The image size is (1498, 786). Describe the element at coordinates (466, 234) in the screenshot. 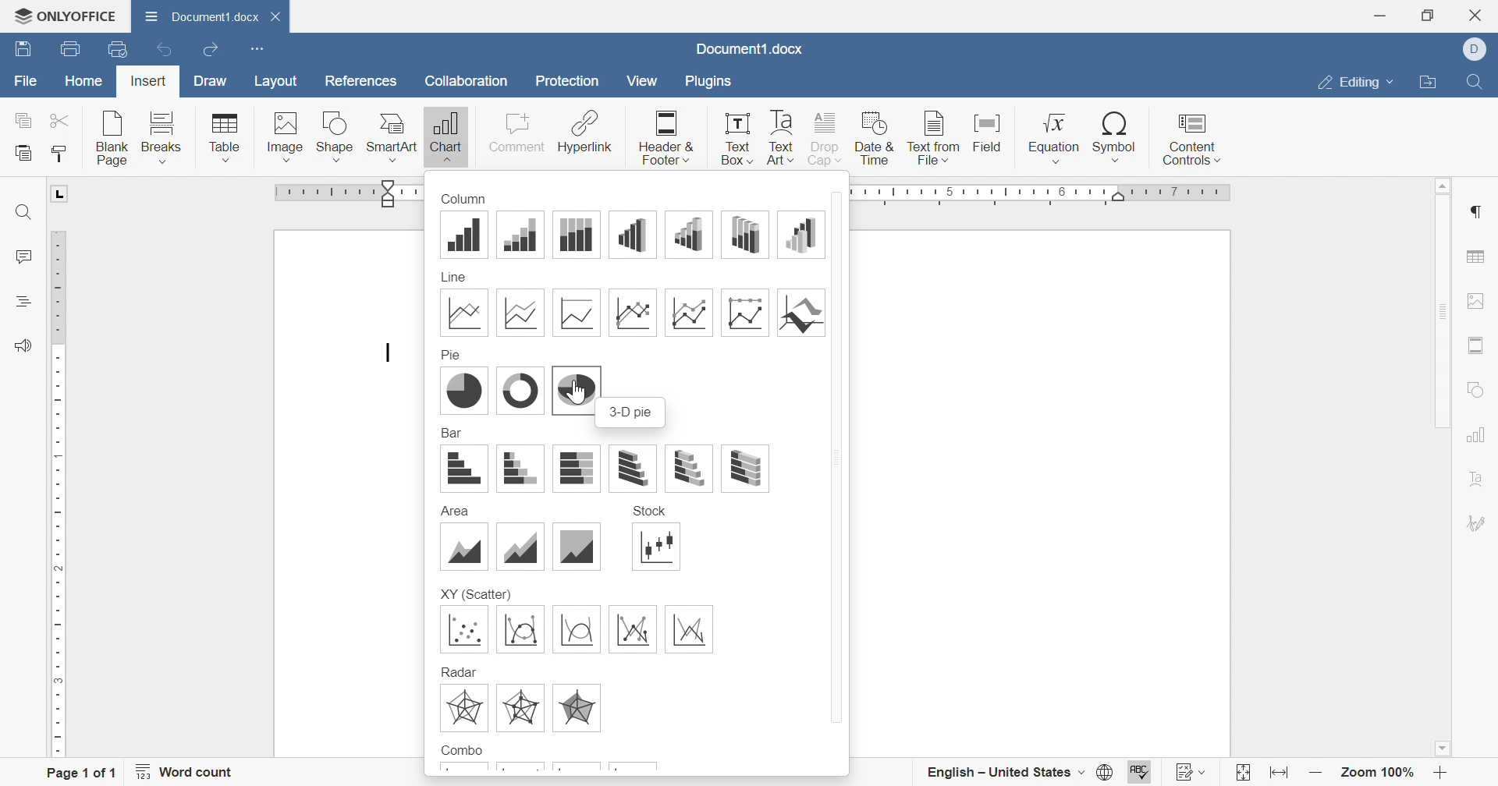

I see `Clustered column` at that location.